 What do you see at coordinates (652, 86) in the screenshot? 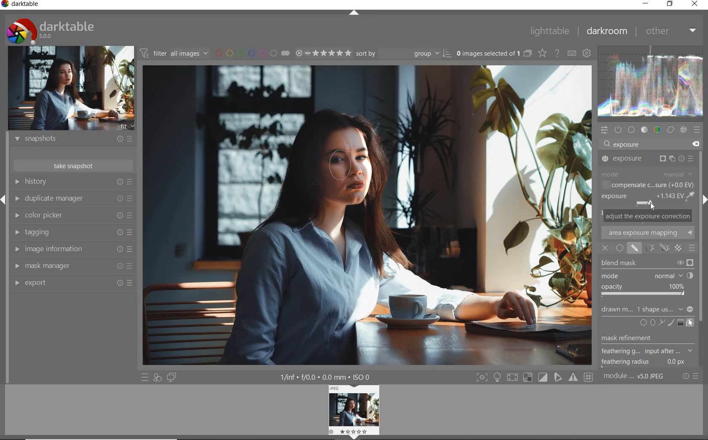
I see `waveform` at bounding box center [652, 86].